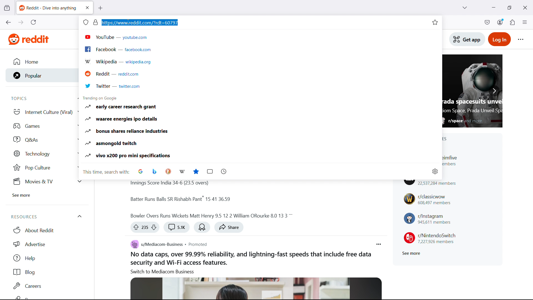  Describe the element at coordinates (513, 22) in the screenshot. I see `extensions` at that location.